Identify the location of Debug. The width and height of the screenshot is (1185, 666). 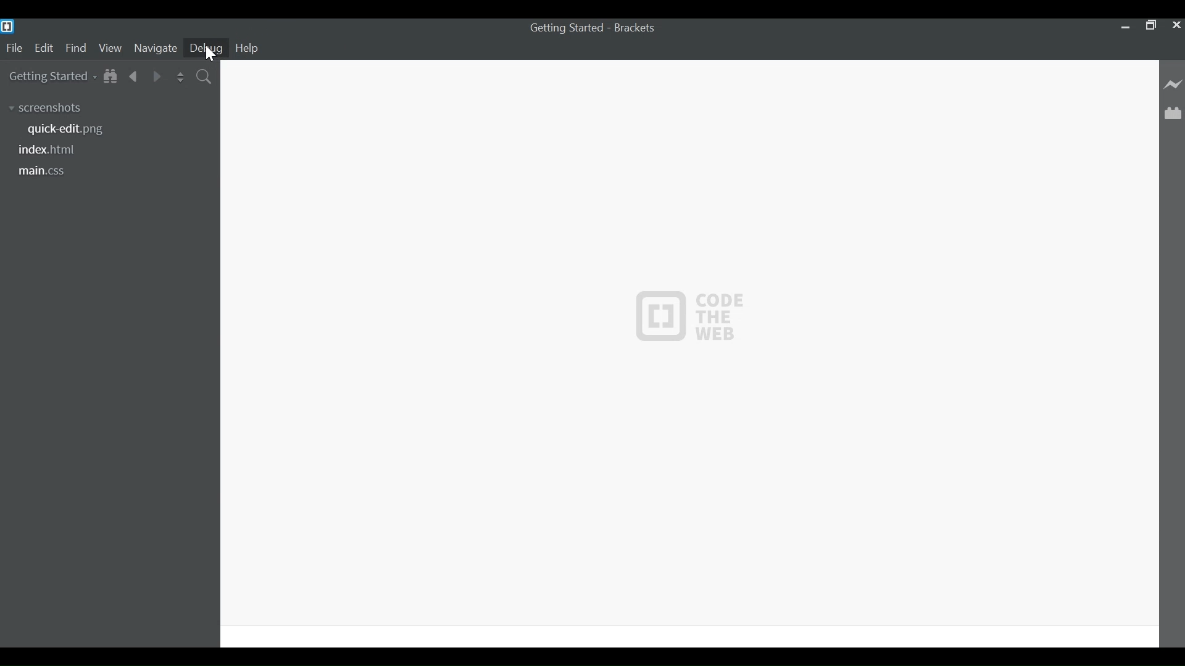
(208, 47).